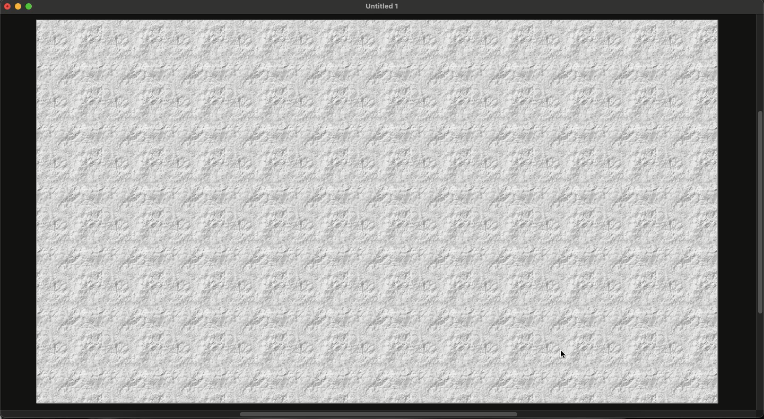 This screenshot has height=419, width=764. Describe the element at coordinates (372, 415) in the screenshot. I see `Horizontal Scroll bar` at that location.